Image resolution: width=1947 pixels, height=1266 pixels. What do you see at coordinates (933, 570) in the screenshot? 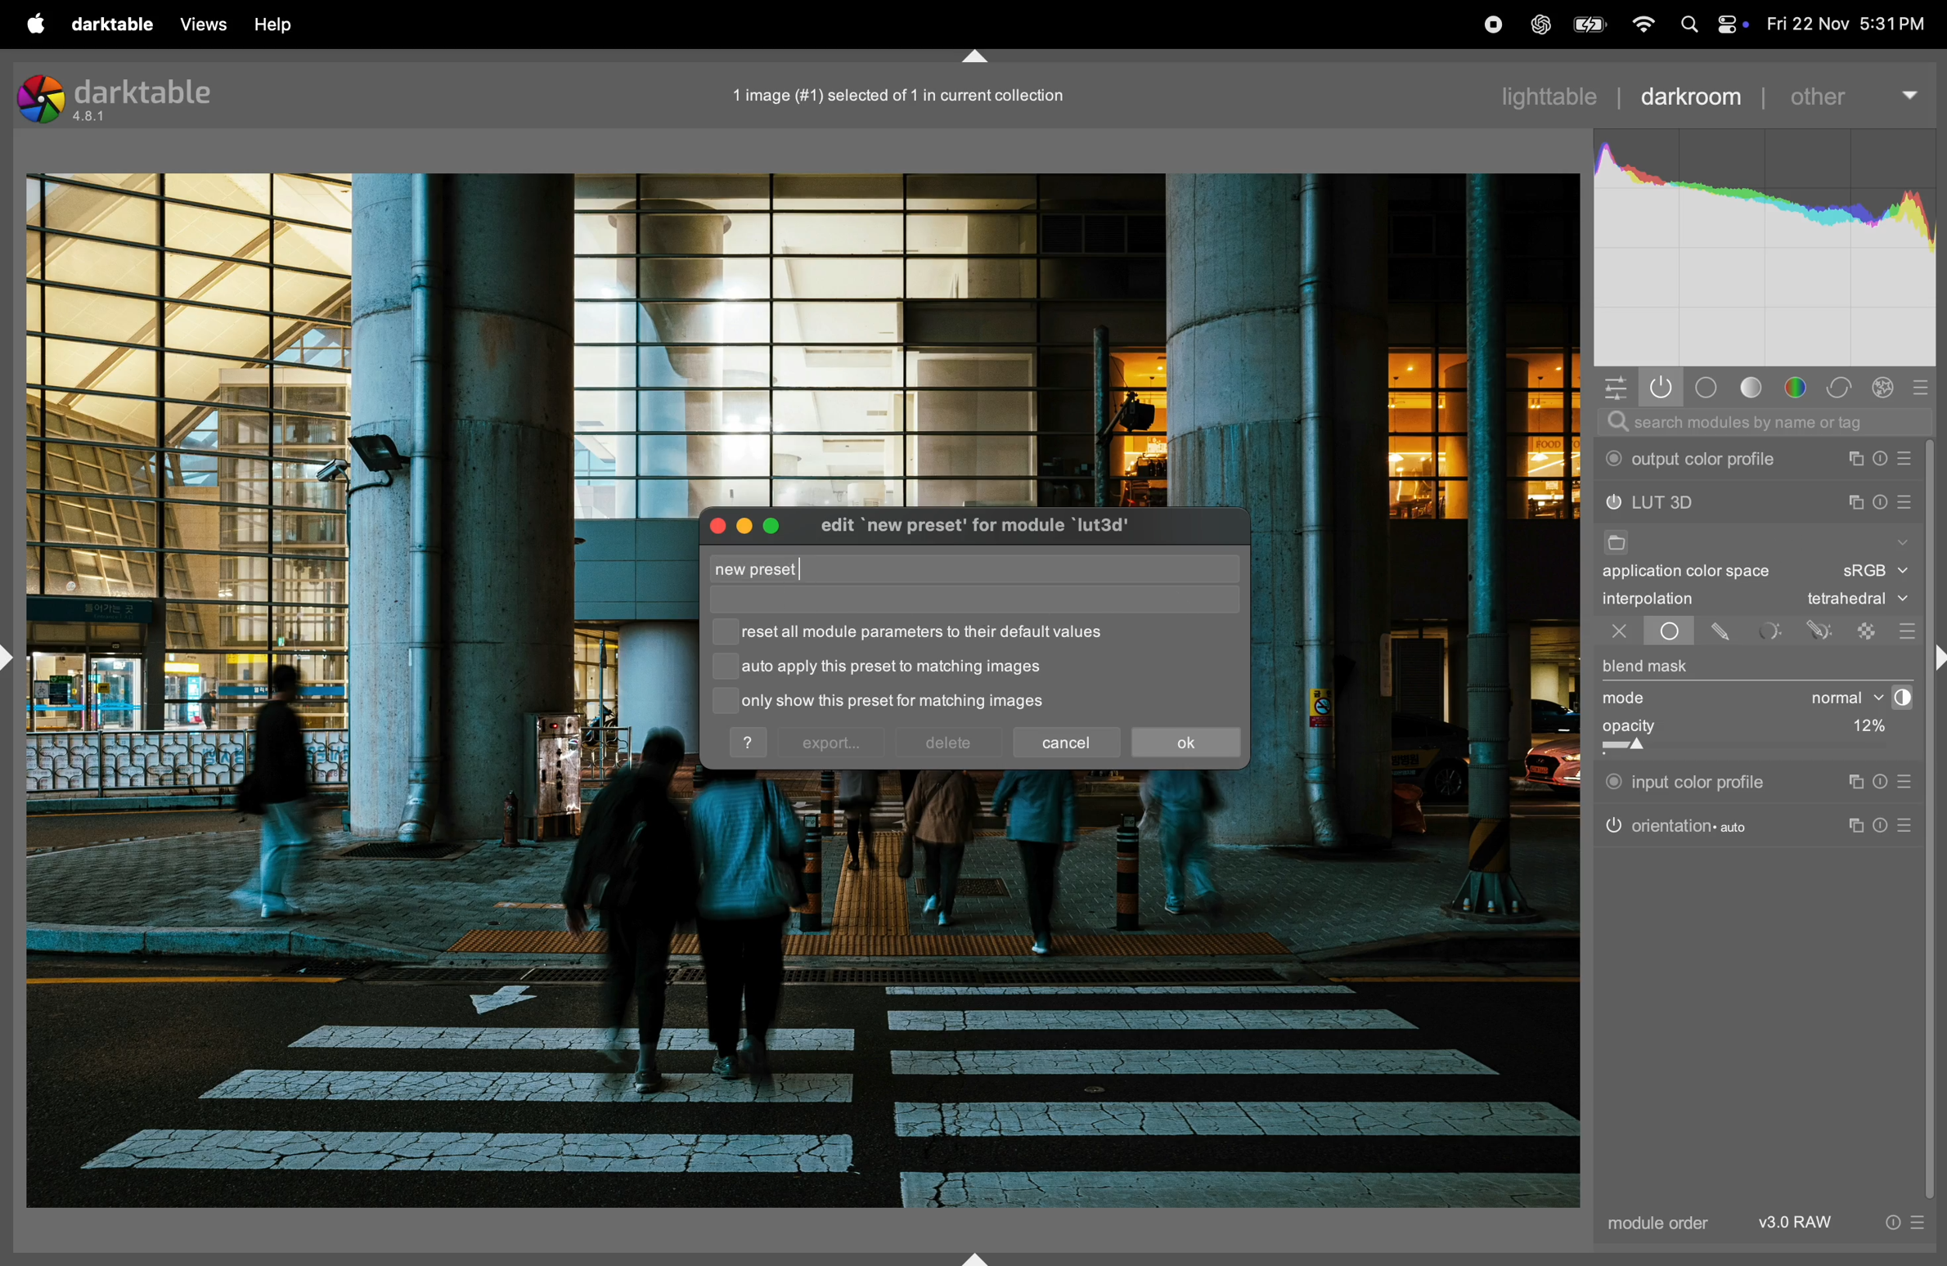
I see `text box` at bounding box center [933, 570].